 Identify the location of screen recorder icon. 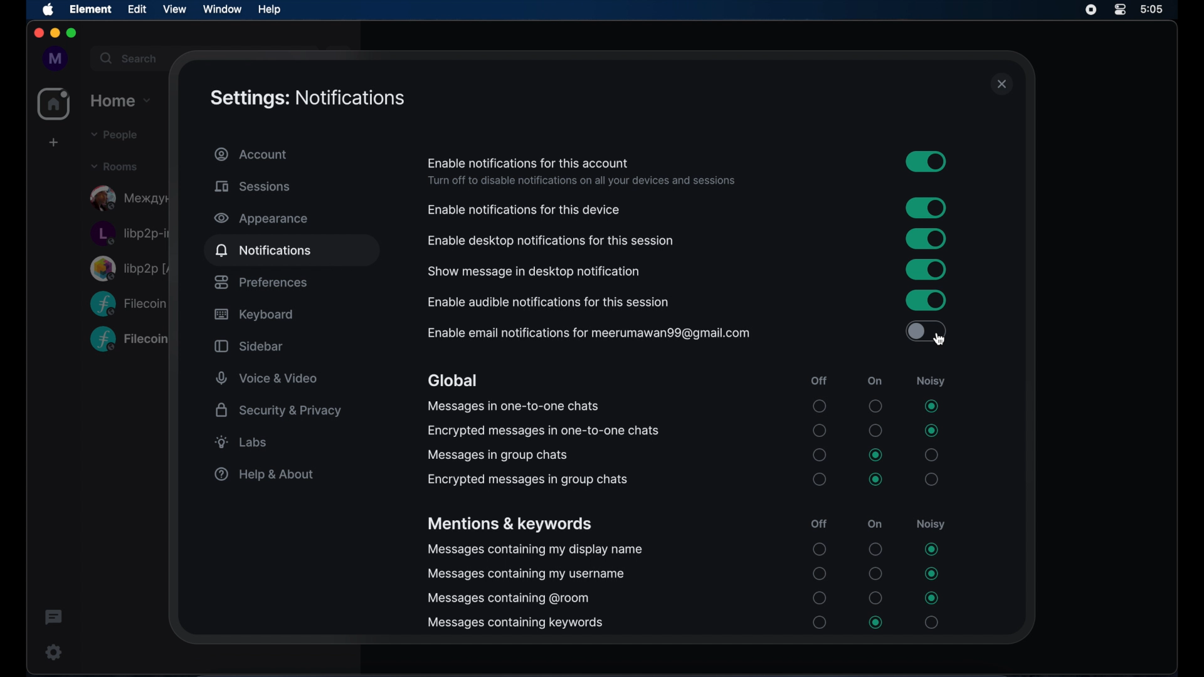
(1091, 10).